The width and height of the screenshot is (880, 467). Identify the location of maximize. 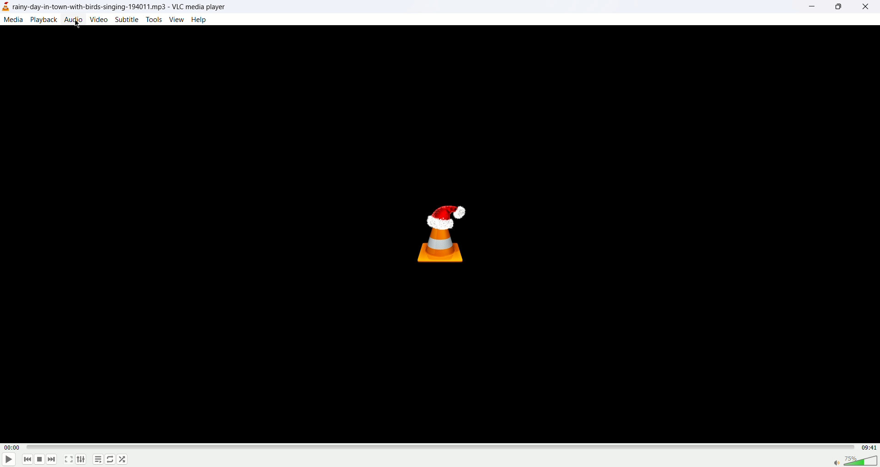
(838, 7).